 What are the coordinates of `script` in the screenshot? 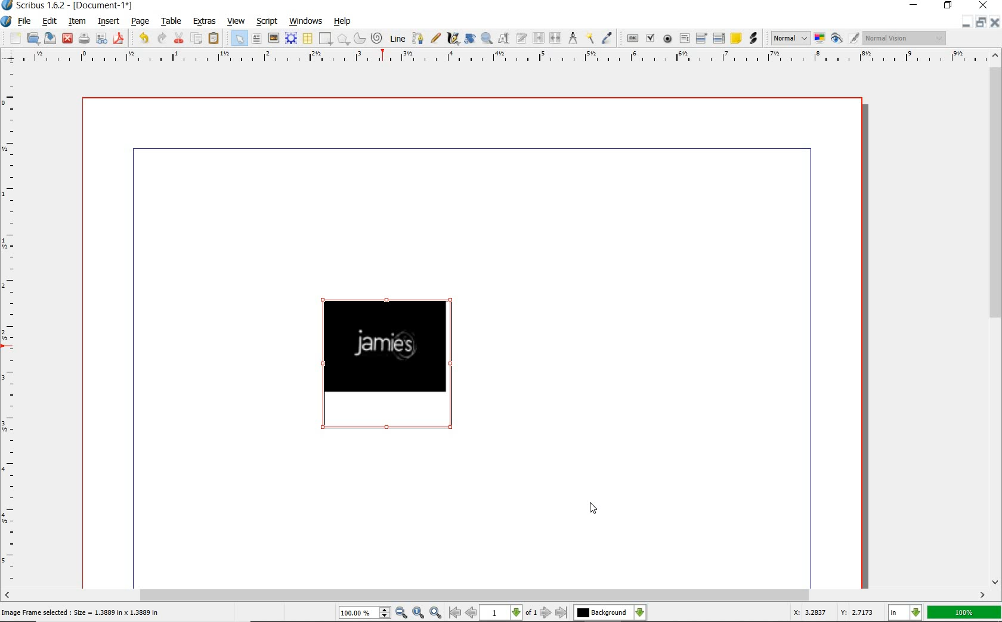 It's located at (267, 21).